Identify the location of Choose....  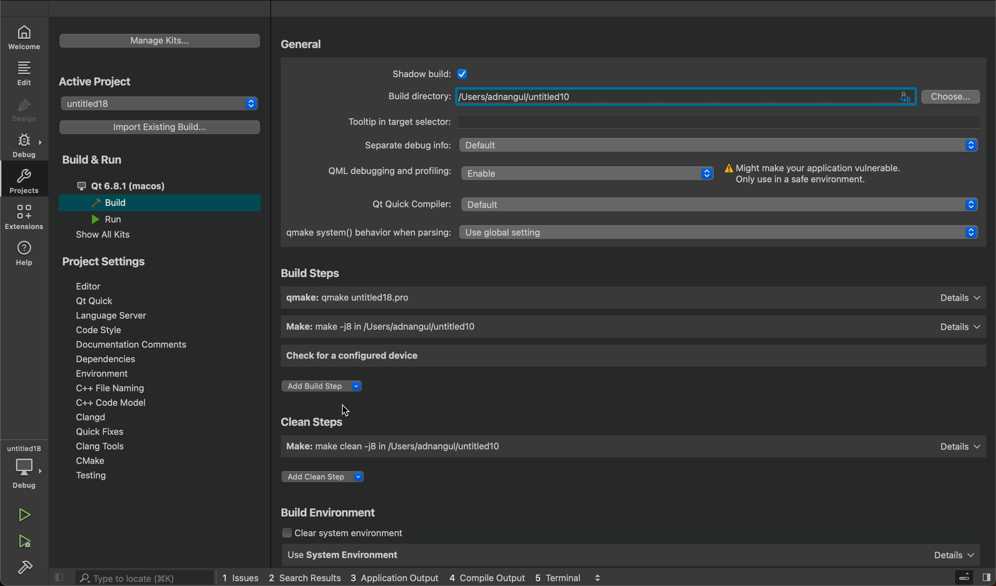
(952, 97).